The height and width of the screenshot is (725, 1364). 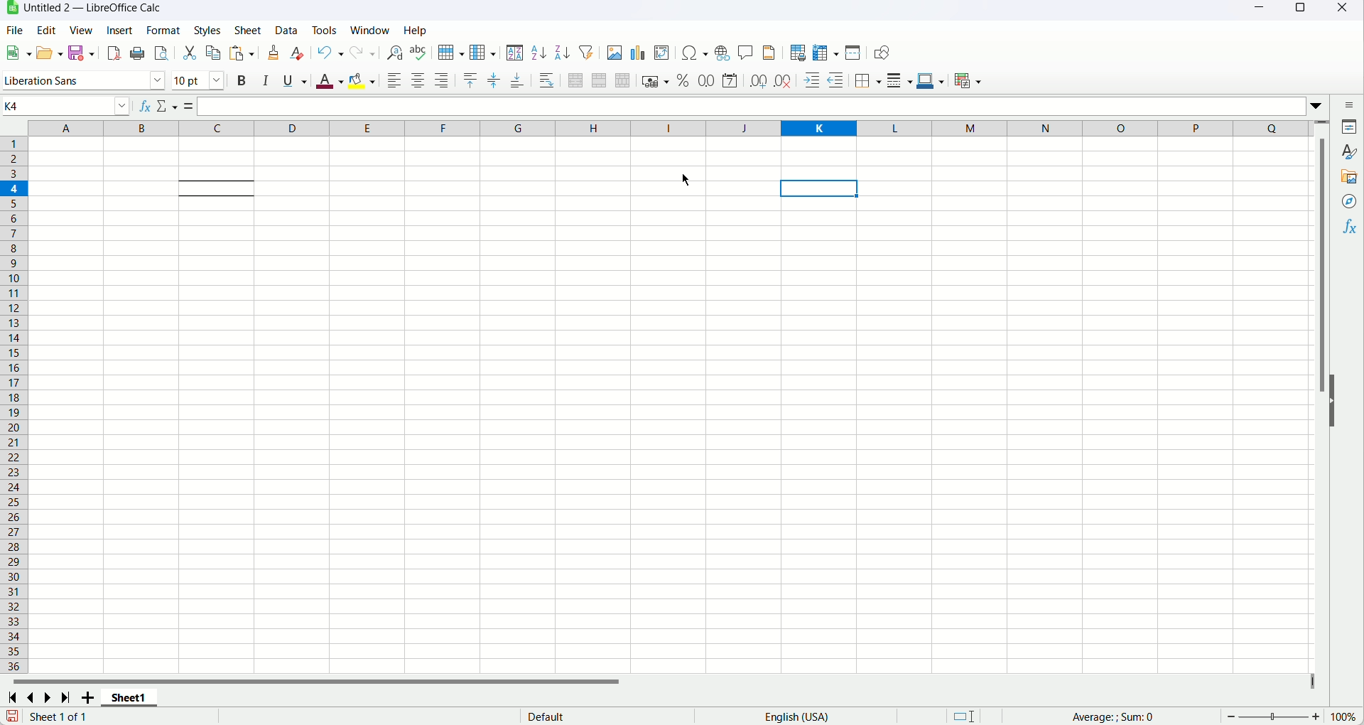 I want to click on Paste, so click(x=242, y=53).